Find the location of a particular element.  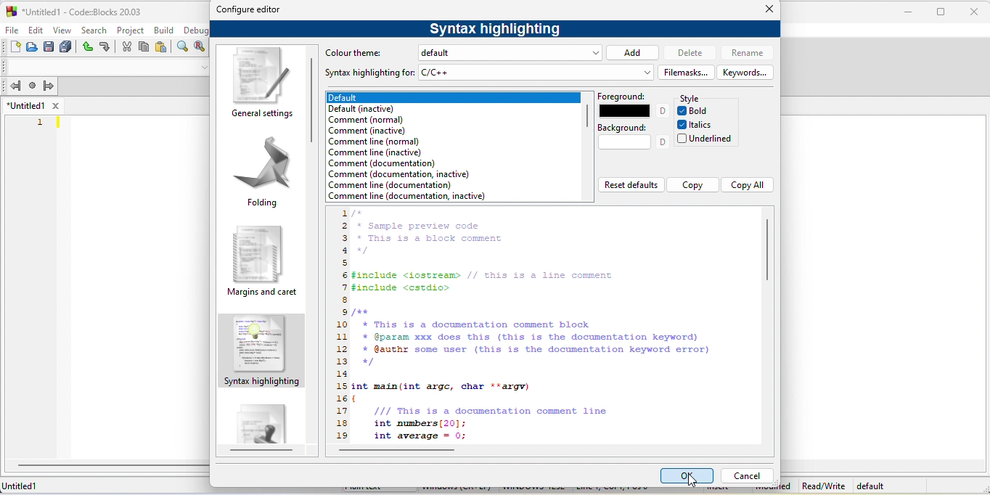

close is located at coordinates (54, 105).